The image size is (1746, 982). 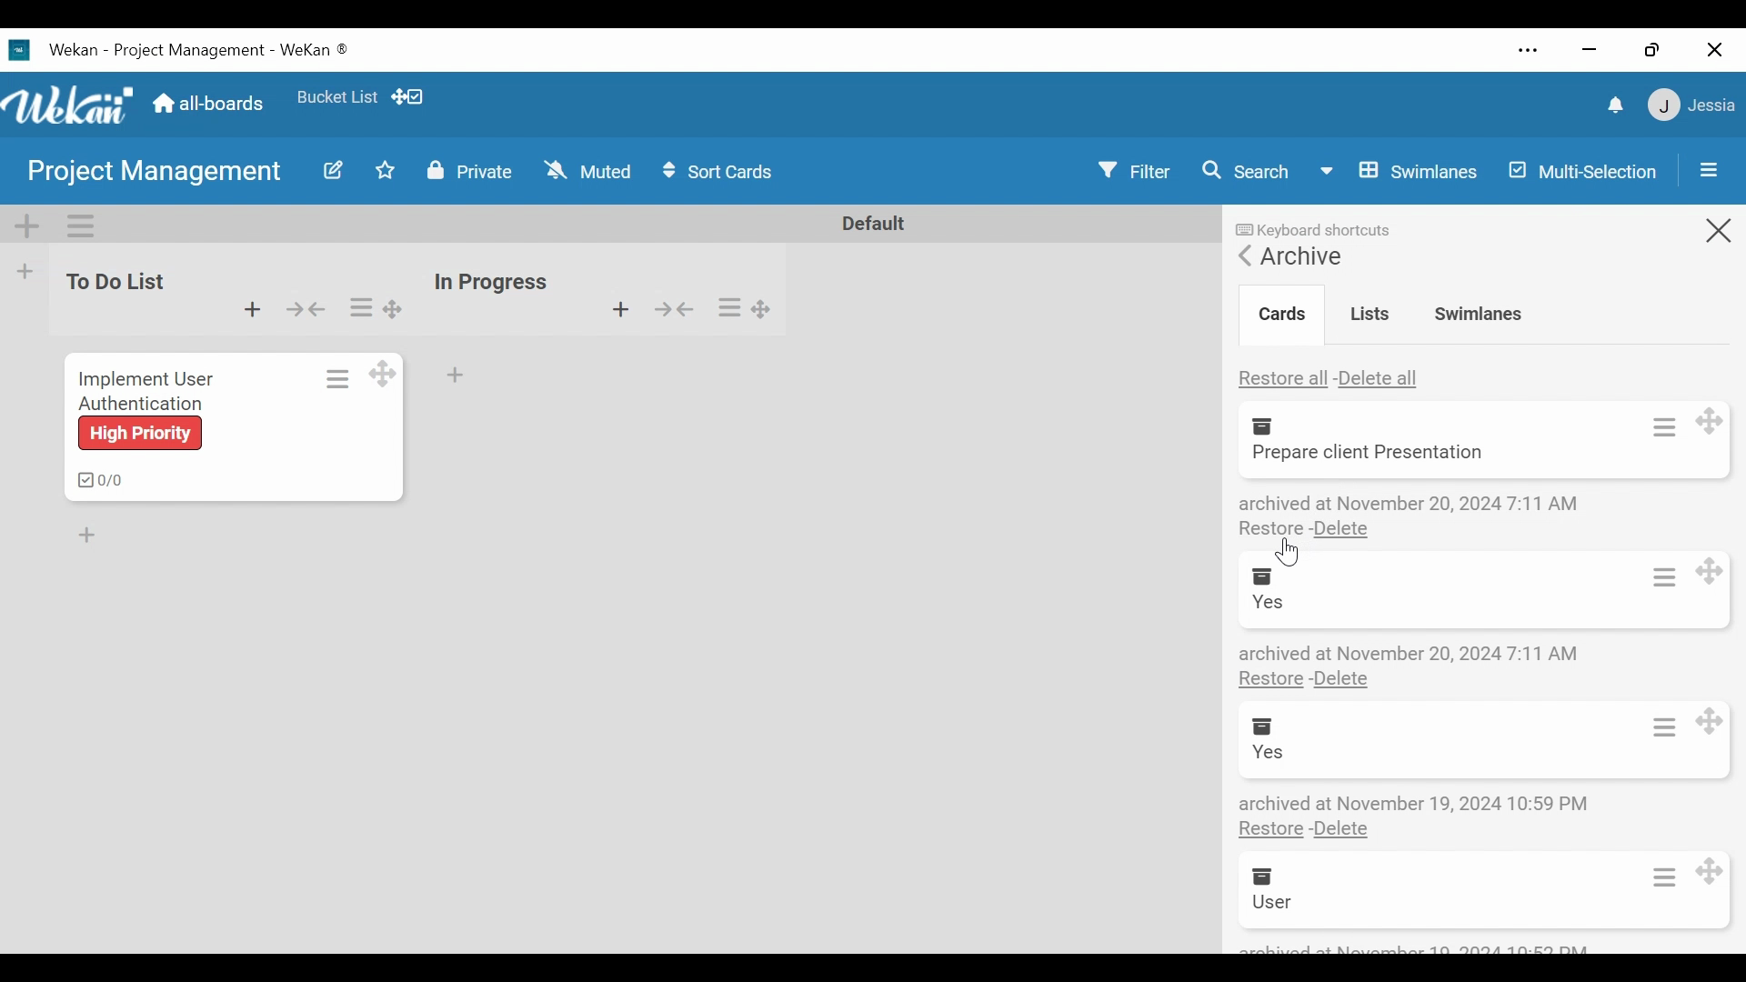 What do you see at coordinates (1301, 256) in the screenshot?
I see `Archive` at bounding box center [1301, 256].